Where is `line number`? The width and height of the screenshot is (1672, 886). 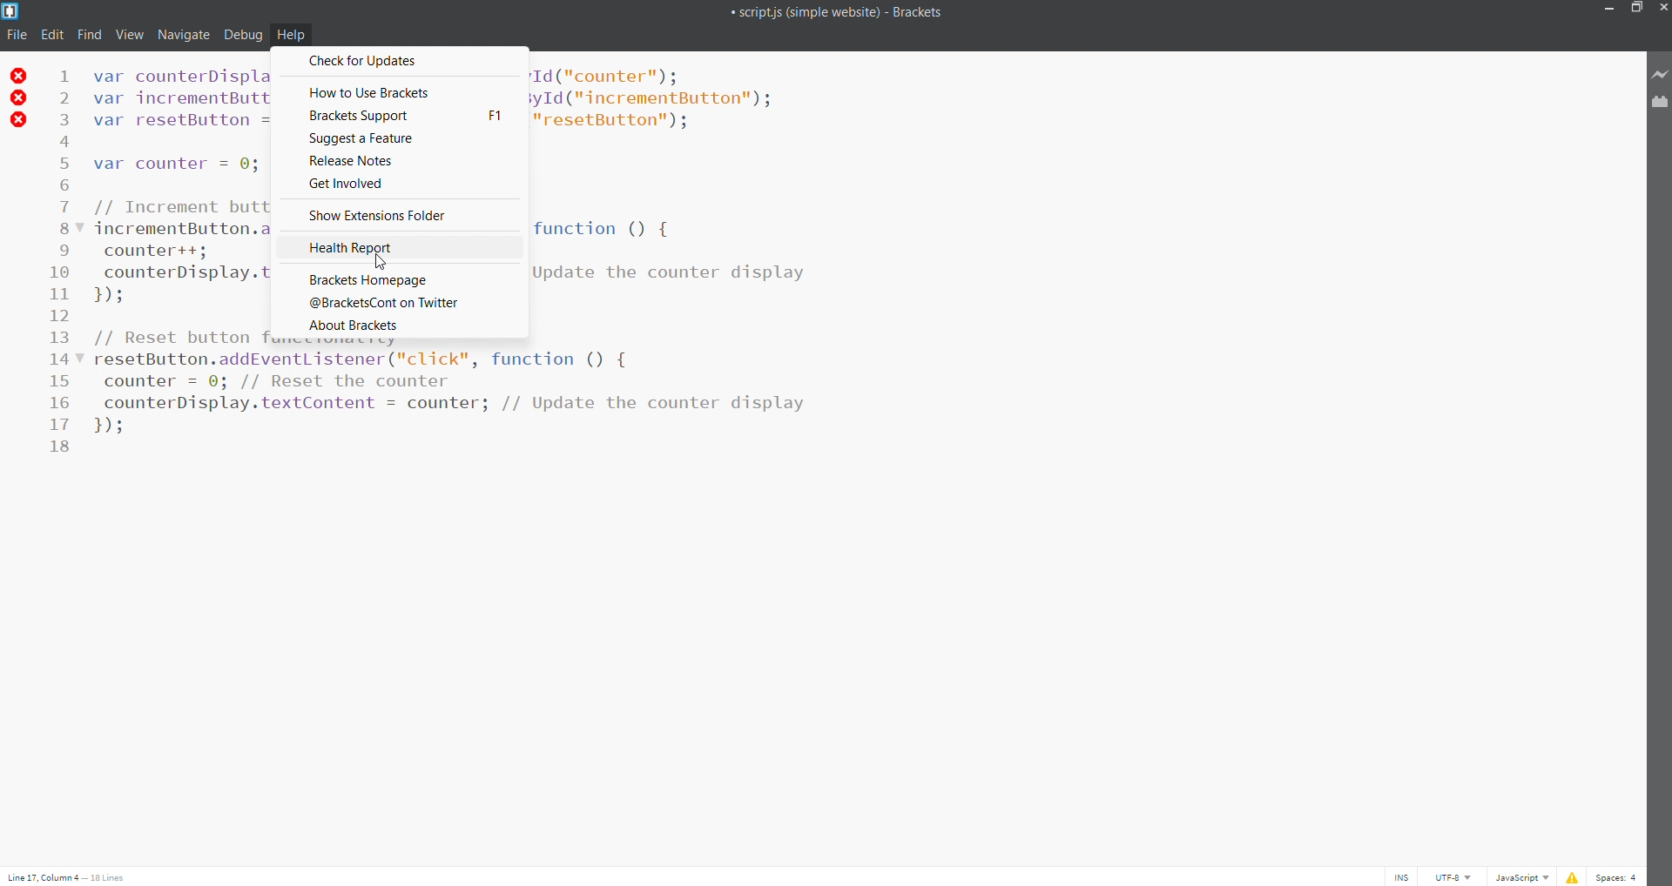 line number is located at coordinates (67, 258).